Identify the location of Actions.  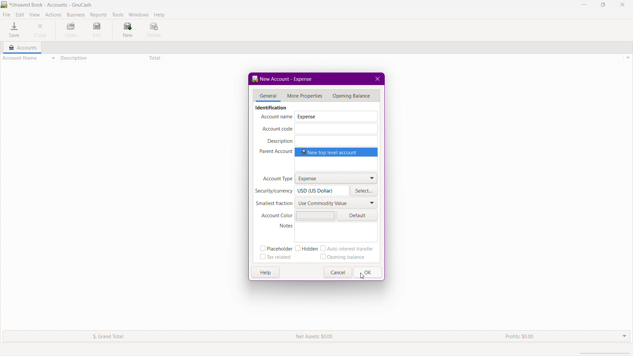
(53, 14).